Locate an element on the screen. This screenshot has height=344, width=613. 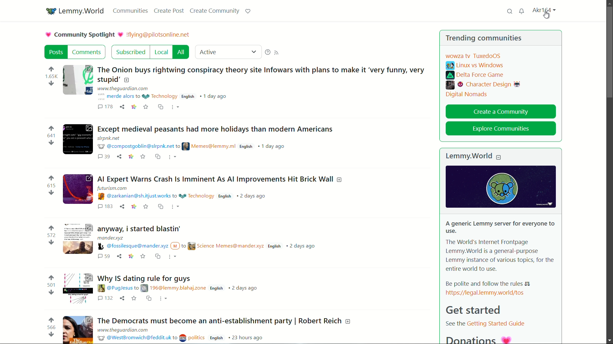
saves is located at coordinates (145, 107).